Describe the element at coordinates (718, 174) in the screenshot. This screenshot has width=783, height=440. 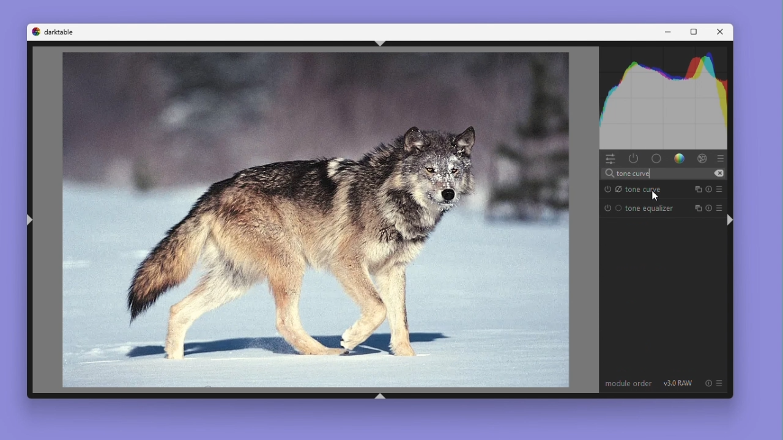
I see `erase` at that location.